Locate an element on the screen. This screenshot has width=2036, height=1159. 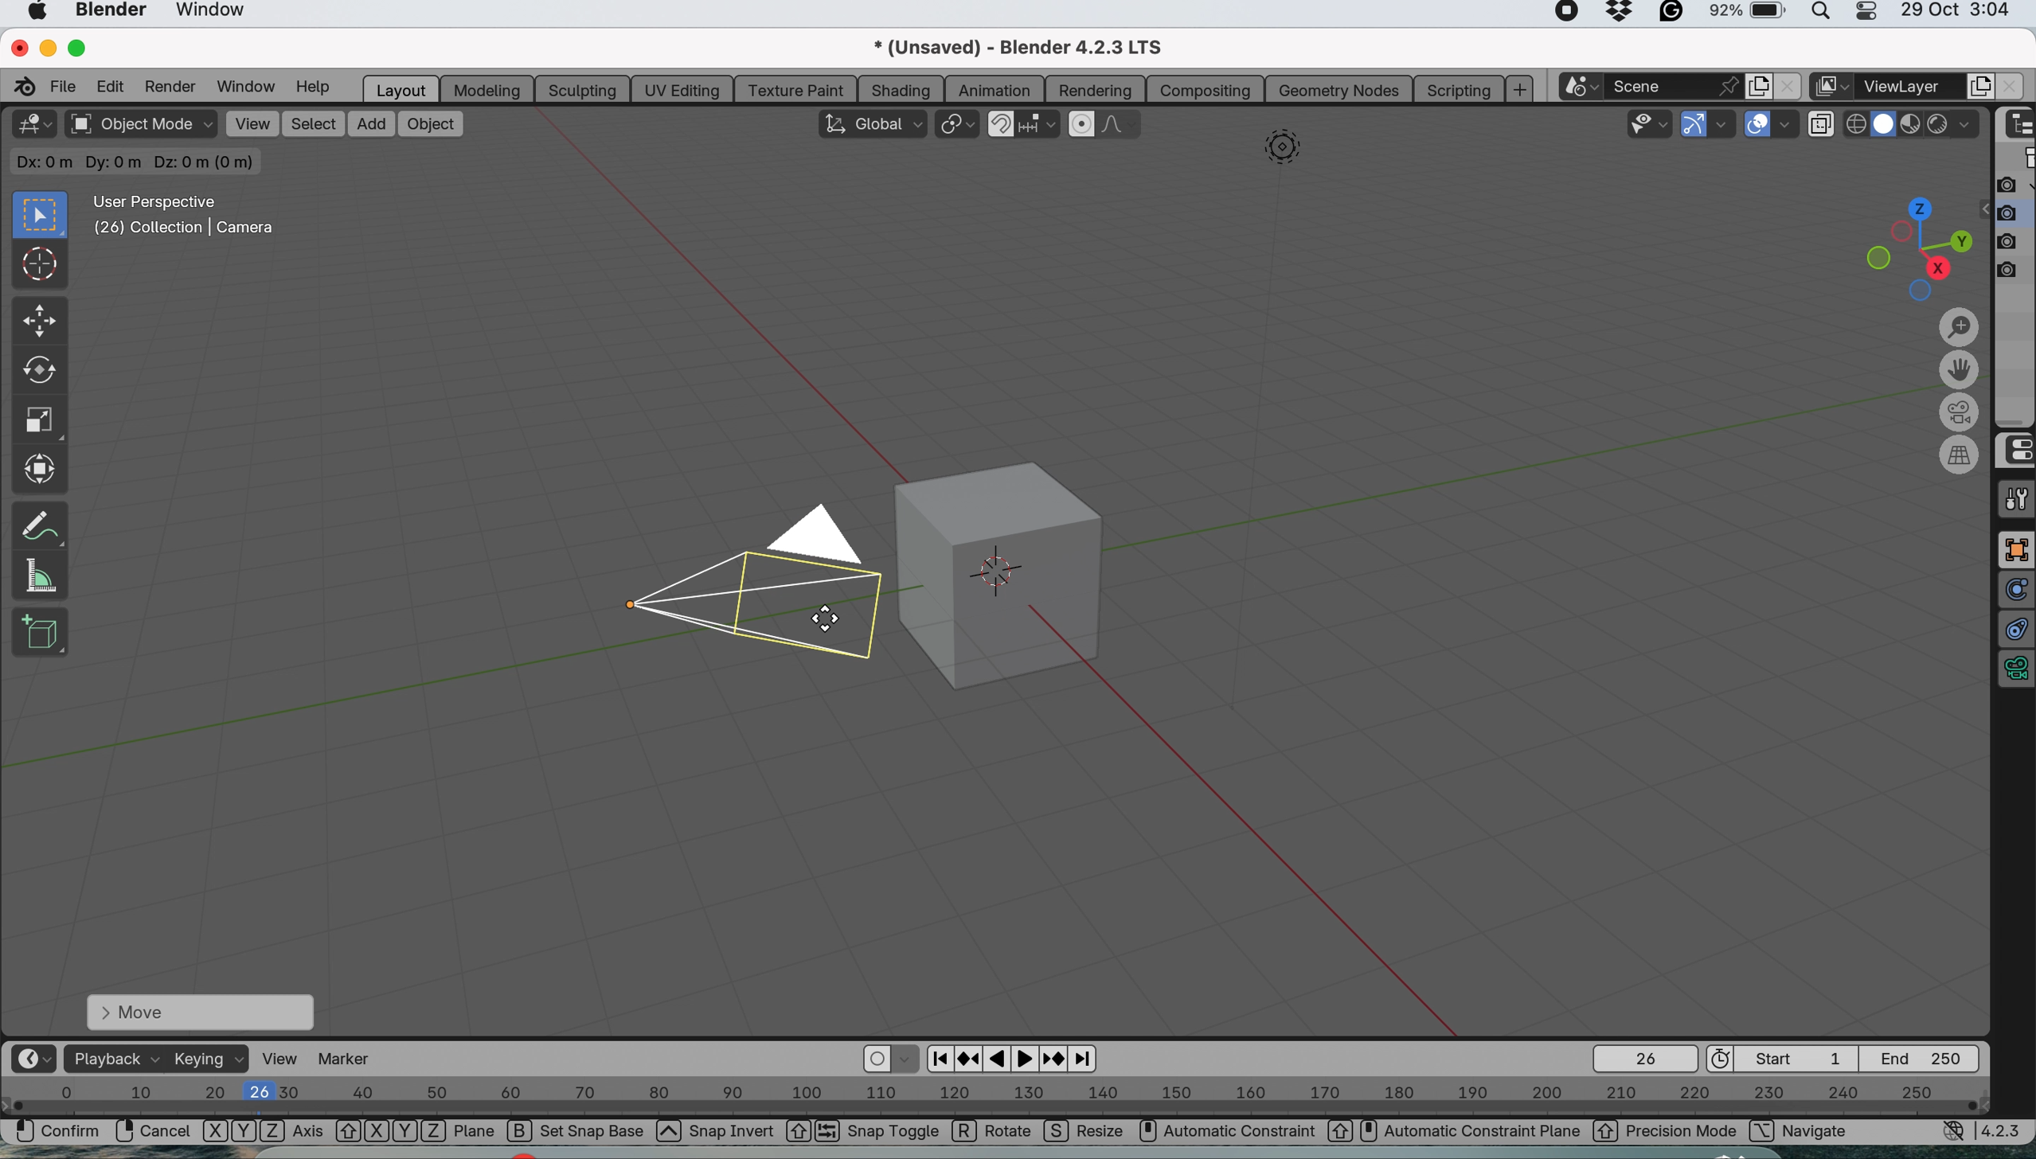
toggle xray is located at coordinates (1824, 127).